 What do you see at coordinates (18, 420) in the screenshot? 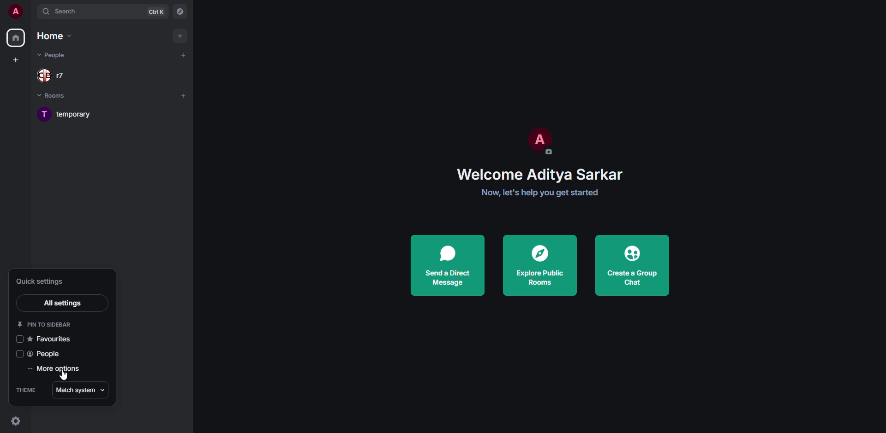
I see `quick settings` at bounding box center [18, 420].